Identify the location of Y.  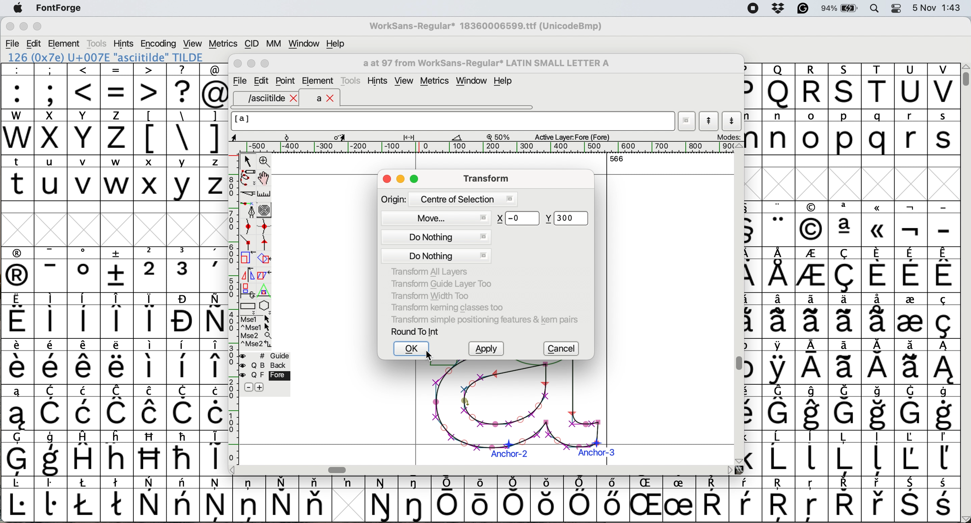
(85, 132).